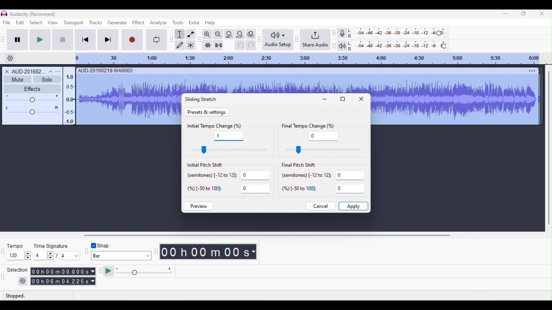 Image resolution: width=552 pixels, height=310 pixels. I want to click on zoom out, so click(218, 34).